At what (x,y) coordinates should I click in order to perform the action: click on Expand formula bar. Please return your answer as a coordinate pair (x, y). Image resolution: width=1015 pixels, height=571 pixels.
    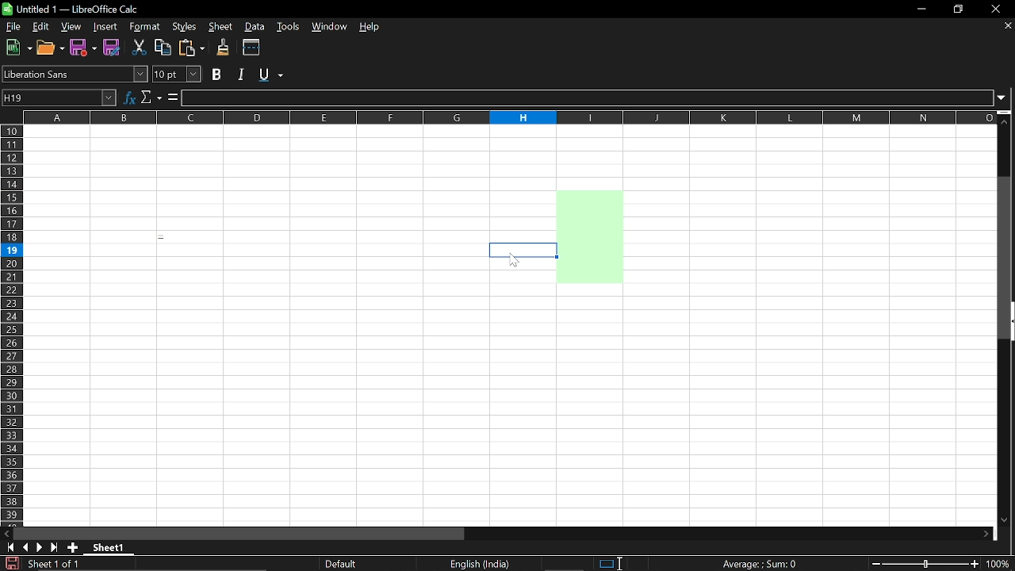
    Looking at the image, I should click on (1006, 100).